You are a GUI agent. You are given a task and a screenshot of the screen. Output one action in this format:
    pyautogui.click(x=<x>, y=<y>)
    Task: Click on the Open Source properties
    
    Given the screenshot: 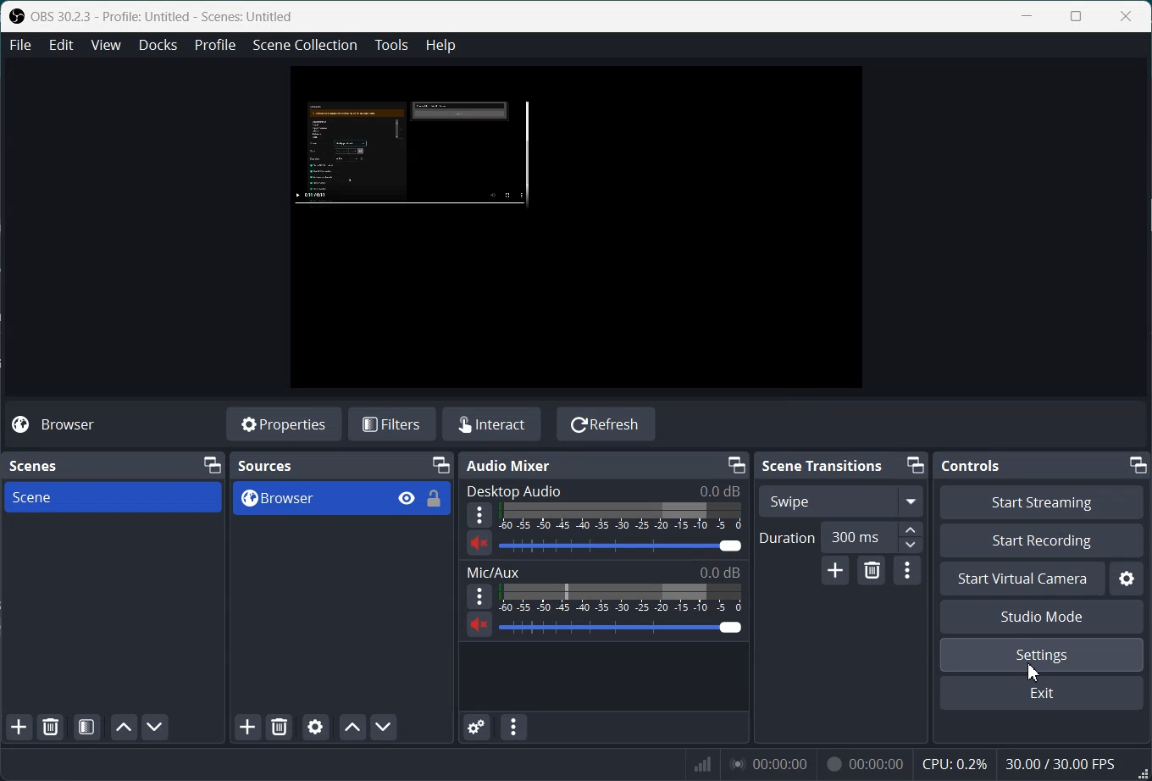 What is the action you would take?
    pyautogui.click(x=314, y=727)
    